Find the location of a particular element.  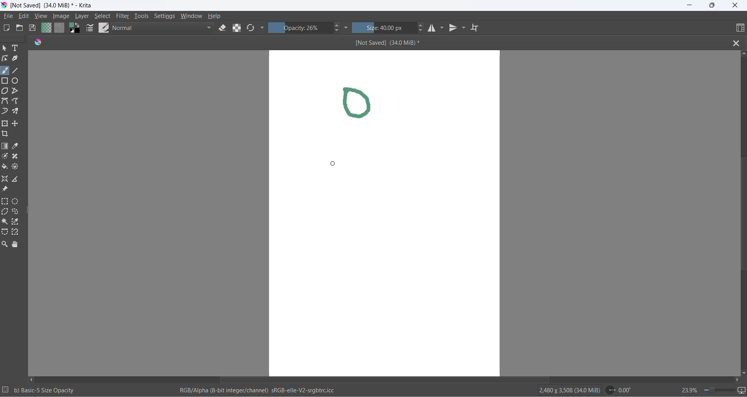

text tool is located at coordinates (19, 50).